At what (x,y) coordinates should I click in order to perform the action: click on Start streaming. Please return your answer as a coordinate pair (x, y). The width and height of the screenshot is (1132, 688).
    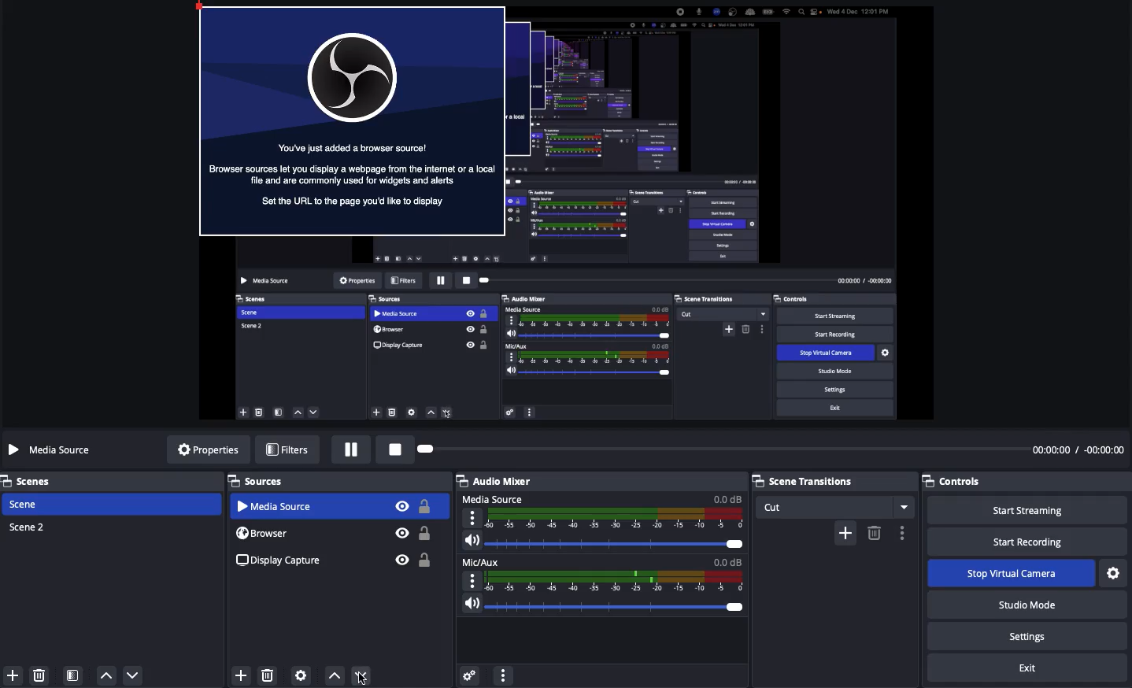
    Looking at the image, I should click on (1024, 511).